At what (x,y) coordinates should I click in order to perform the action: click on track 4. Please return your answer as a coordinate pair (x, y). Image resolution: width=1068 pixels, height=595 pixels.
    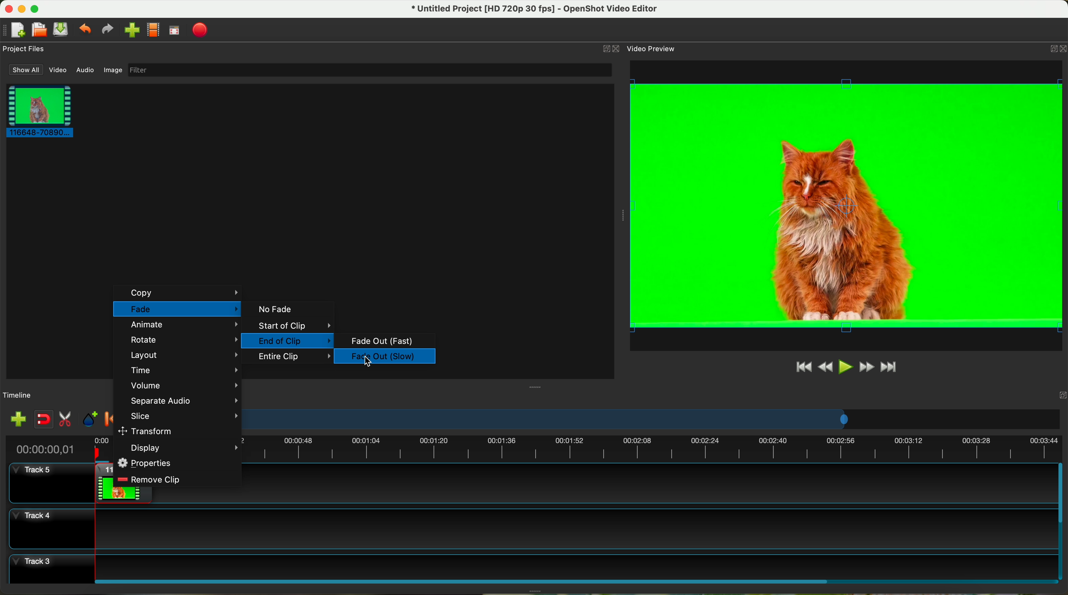
    Looking at the image, I should click on (531, 529).